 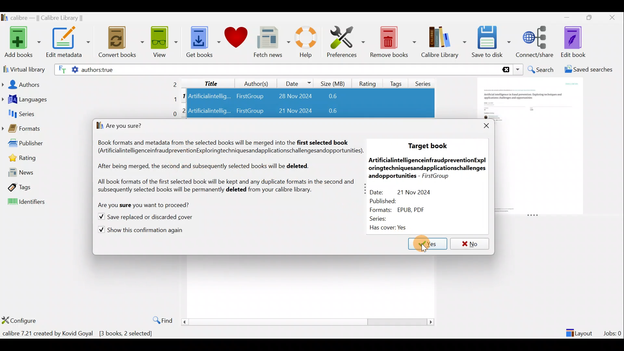 What do you see at coordinates (121, 42) in the screenshot?
I see `Convert books` at bounding box center [121, 42].